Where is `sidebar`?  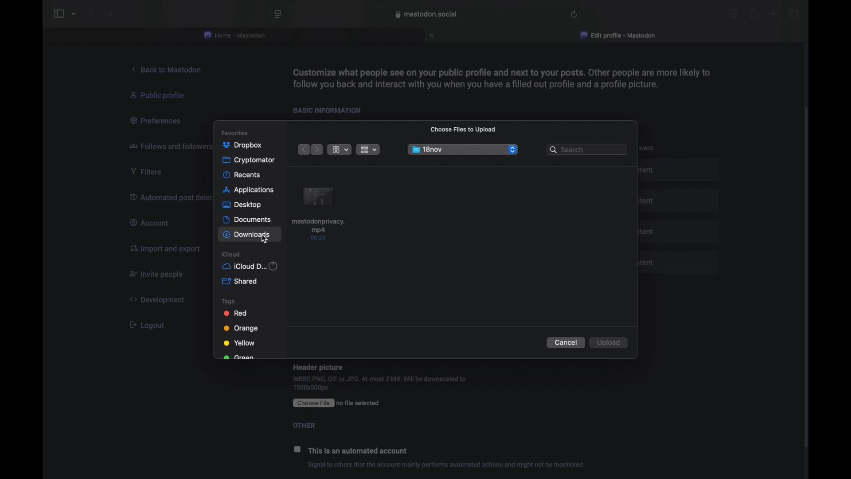 sidebar is located at coordinates (58, 14).